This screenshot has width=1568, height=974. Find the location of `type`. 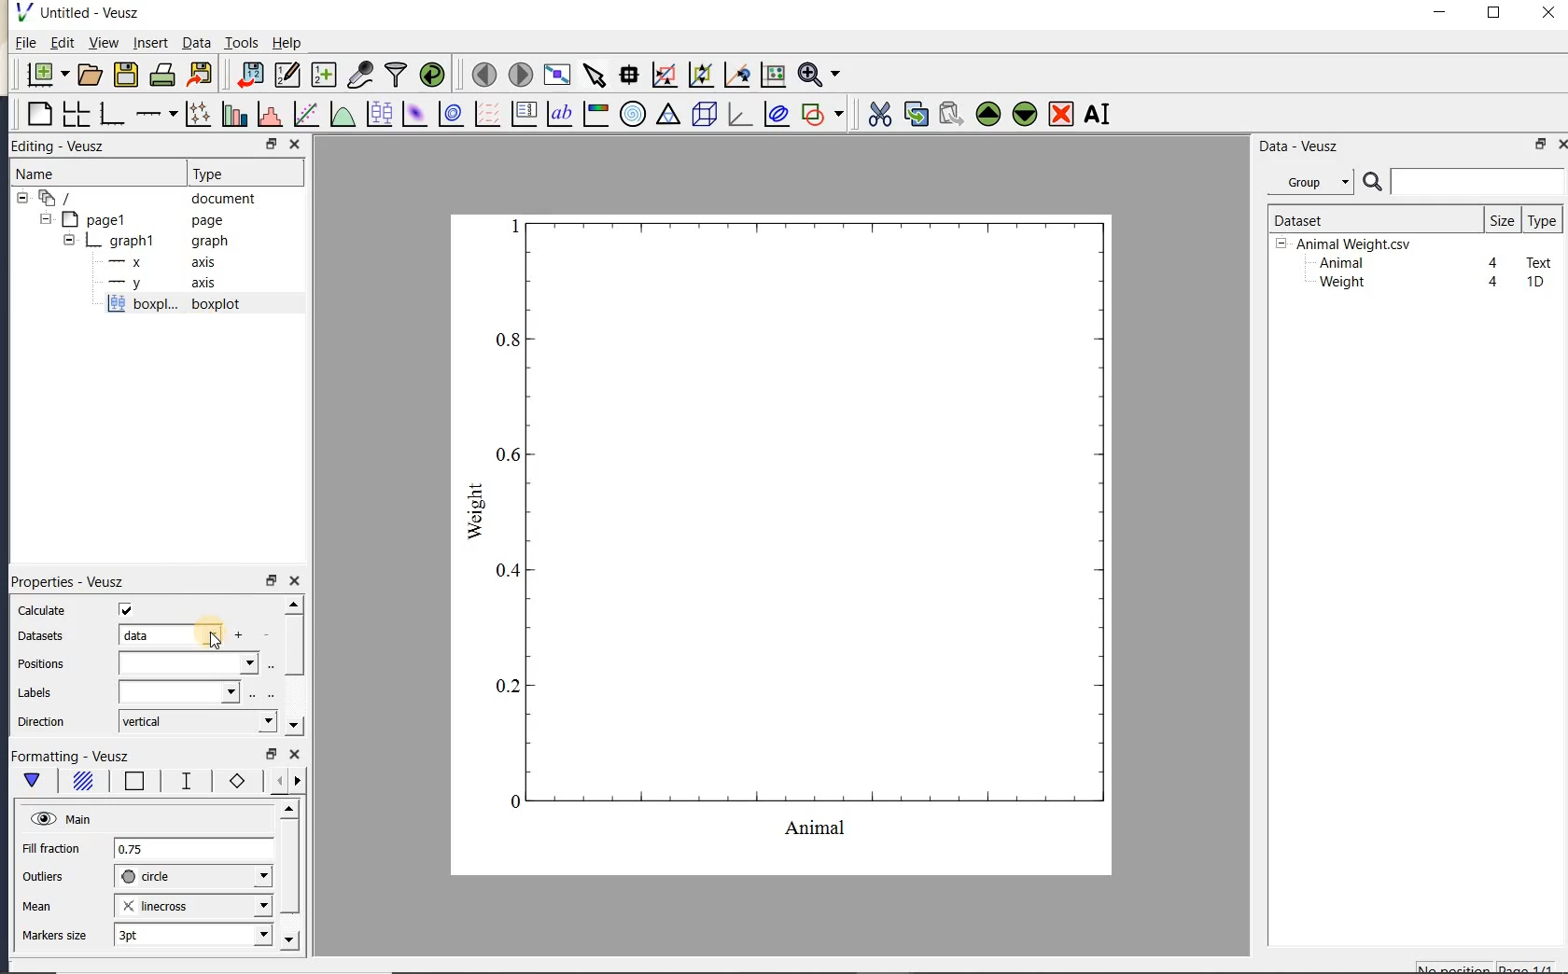

type is located at coordinates (1541, 220).